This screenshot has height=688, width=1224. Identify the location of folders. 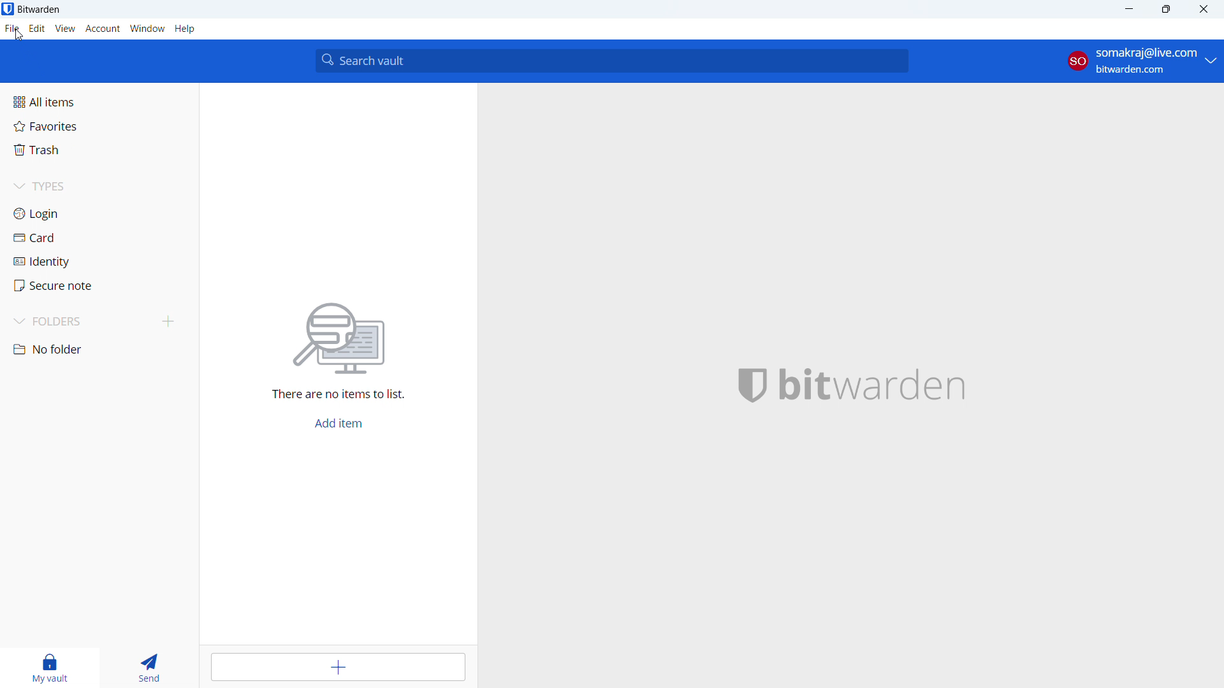
(79, 322).